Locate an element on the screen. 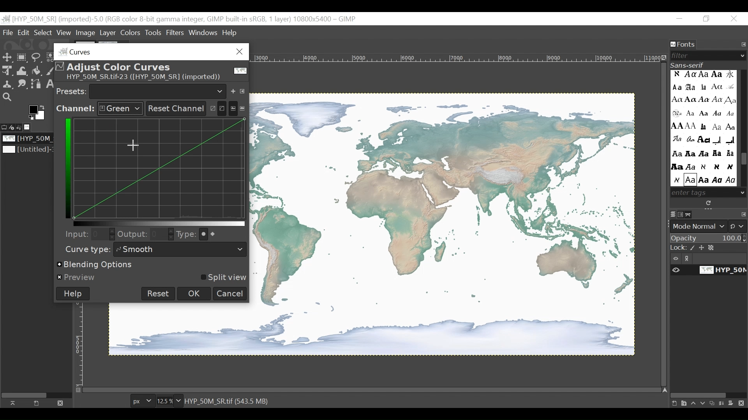  Preview is located at coordinates (77, 278).